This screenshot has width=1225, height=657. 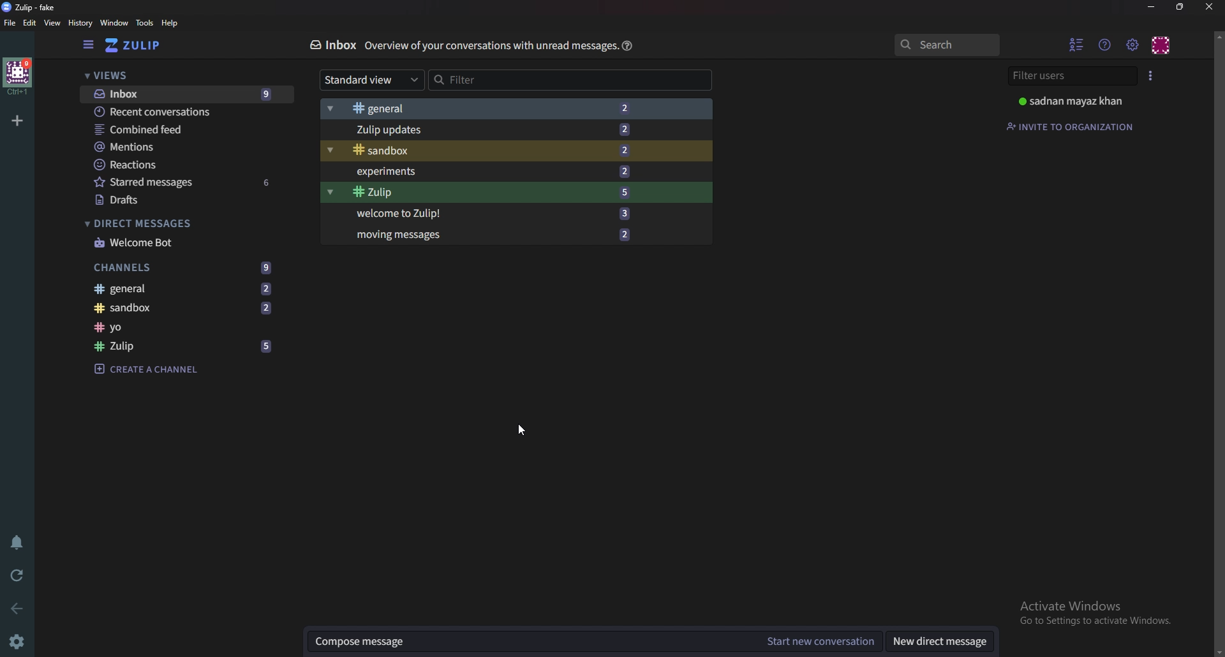 I want to click on Window, so click(x=114, y=24).